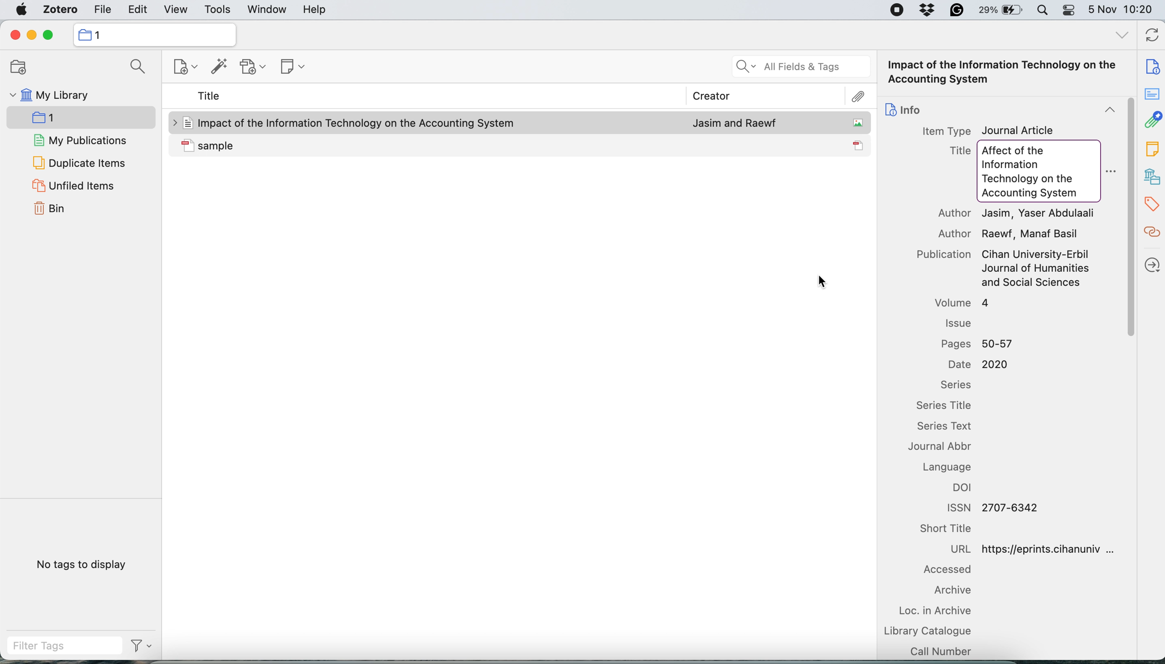  What do you see at coordinates (18, 66) in the screenshot?
I see `new collection` at bounding box center [18, 66].